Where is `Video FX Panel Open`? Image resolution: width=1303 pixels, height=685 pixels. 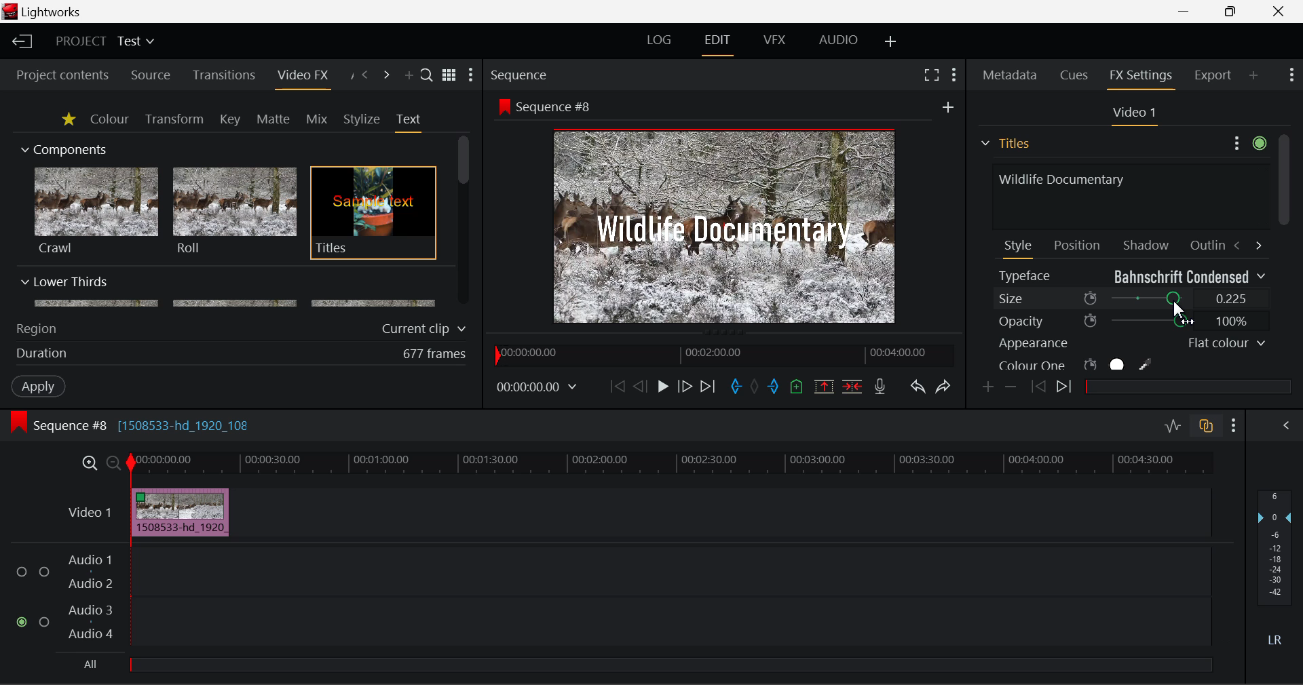
Video FX Panel Open is located at coordinates (302, 77).